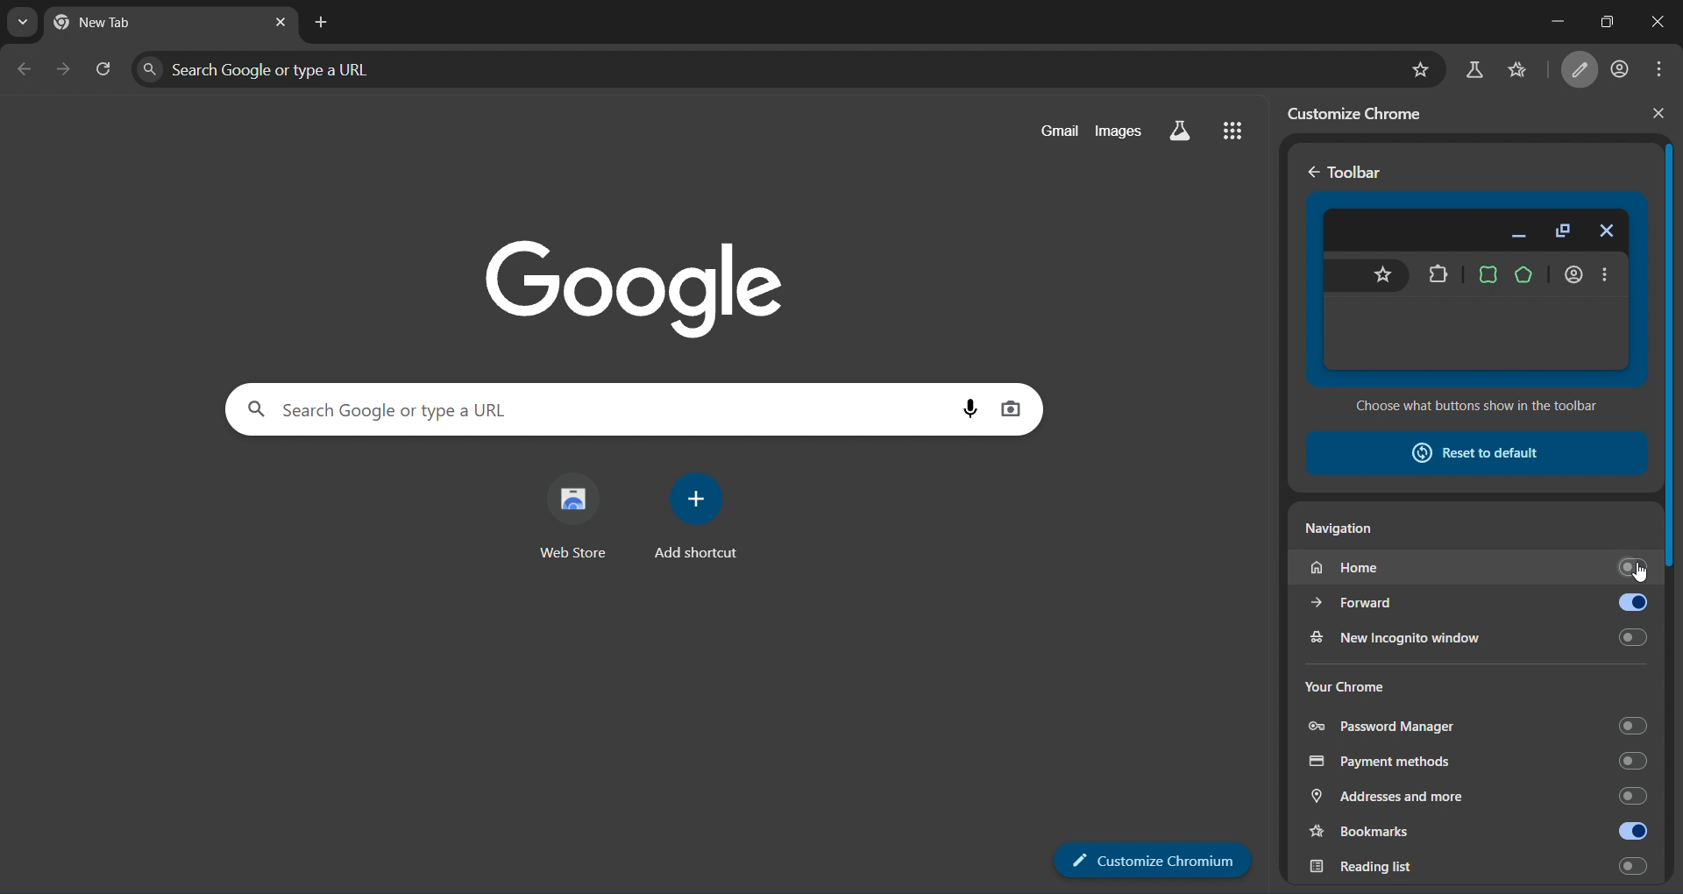 This screenshot has width=1683, height=894. What do you see at coordinates (125, 24) in the screenshot?
I see `current tab` at bounding box center [125, 24].